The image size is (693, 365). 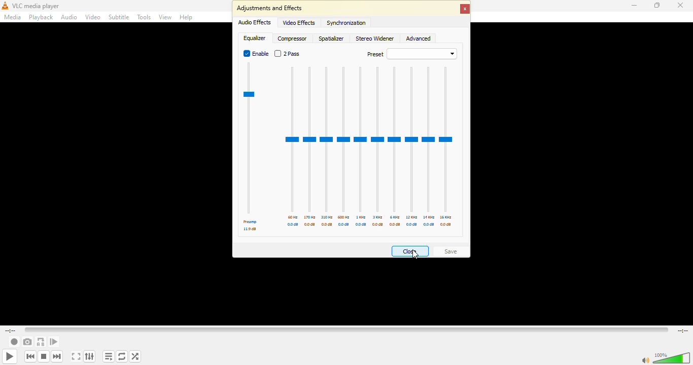 What do you see at coordinates (644, 361) in the screenshot?
I see `mute` at bounding box center [644, 361].